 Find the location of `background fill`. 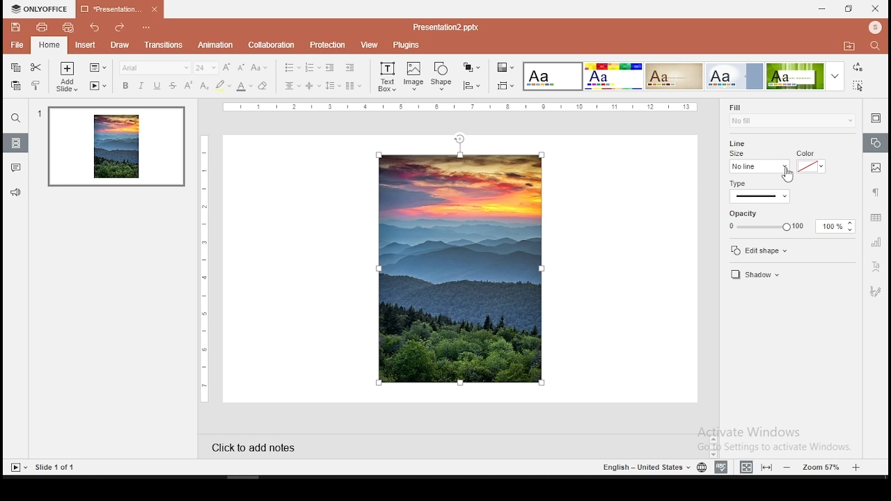

background fill is located at coordinates (791, 116).